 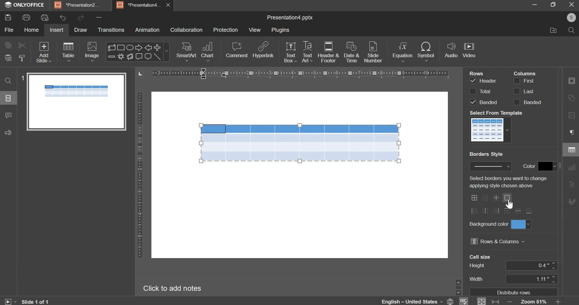 What do you see at coordinates (484, 102) in the screenshot?
I see `rows banded` at bounding box center [484, 102].